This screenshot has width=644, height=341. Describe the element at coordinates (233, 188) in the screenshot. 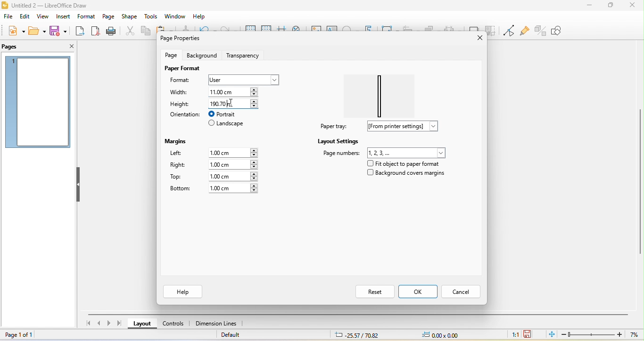

I see `1.00 cm` at that location.